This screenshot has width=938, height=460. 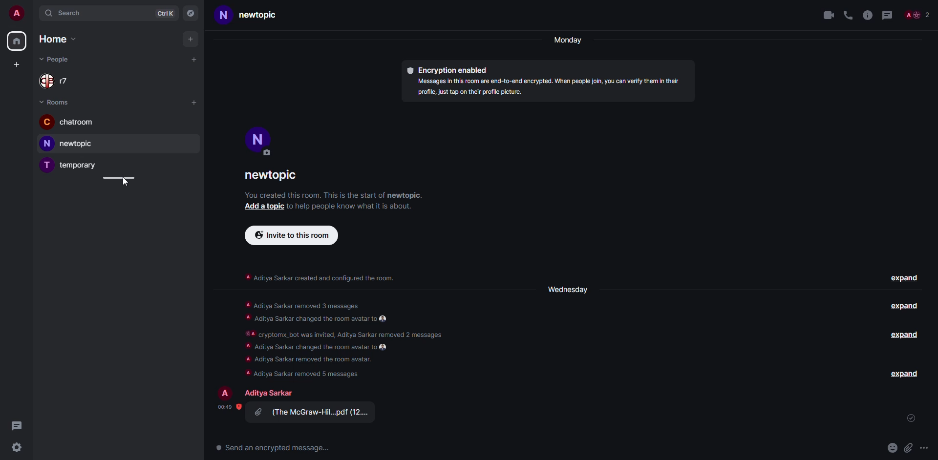 What do you see at coordinates (356, 208) in the screenshot?
I see `: to help people know what it is about.` at bounding box center [356, 208].